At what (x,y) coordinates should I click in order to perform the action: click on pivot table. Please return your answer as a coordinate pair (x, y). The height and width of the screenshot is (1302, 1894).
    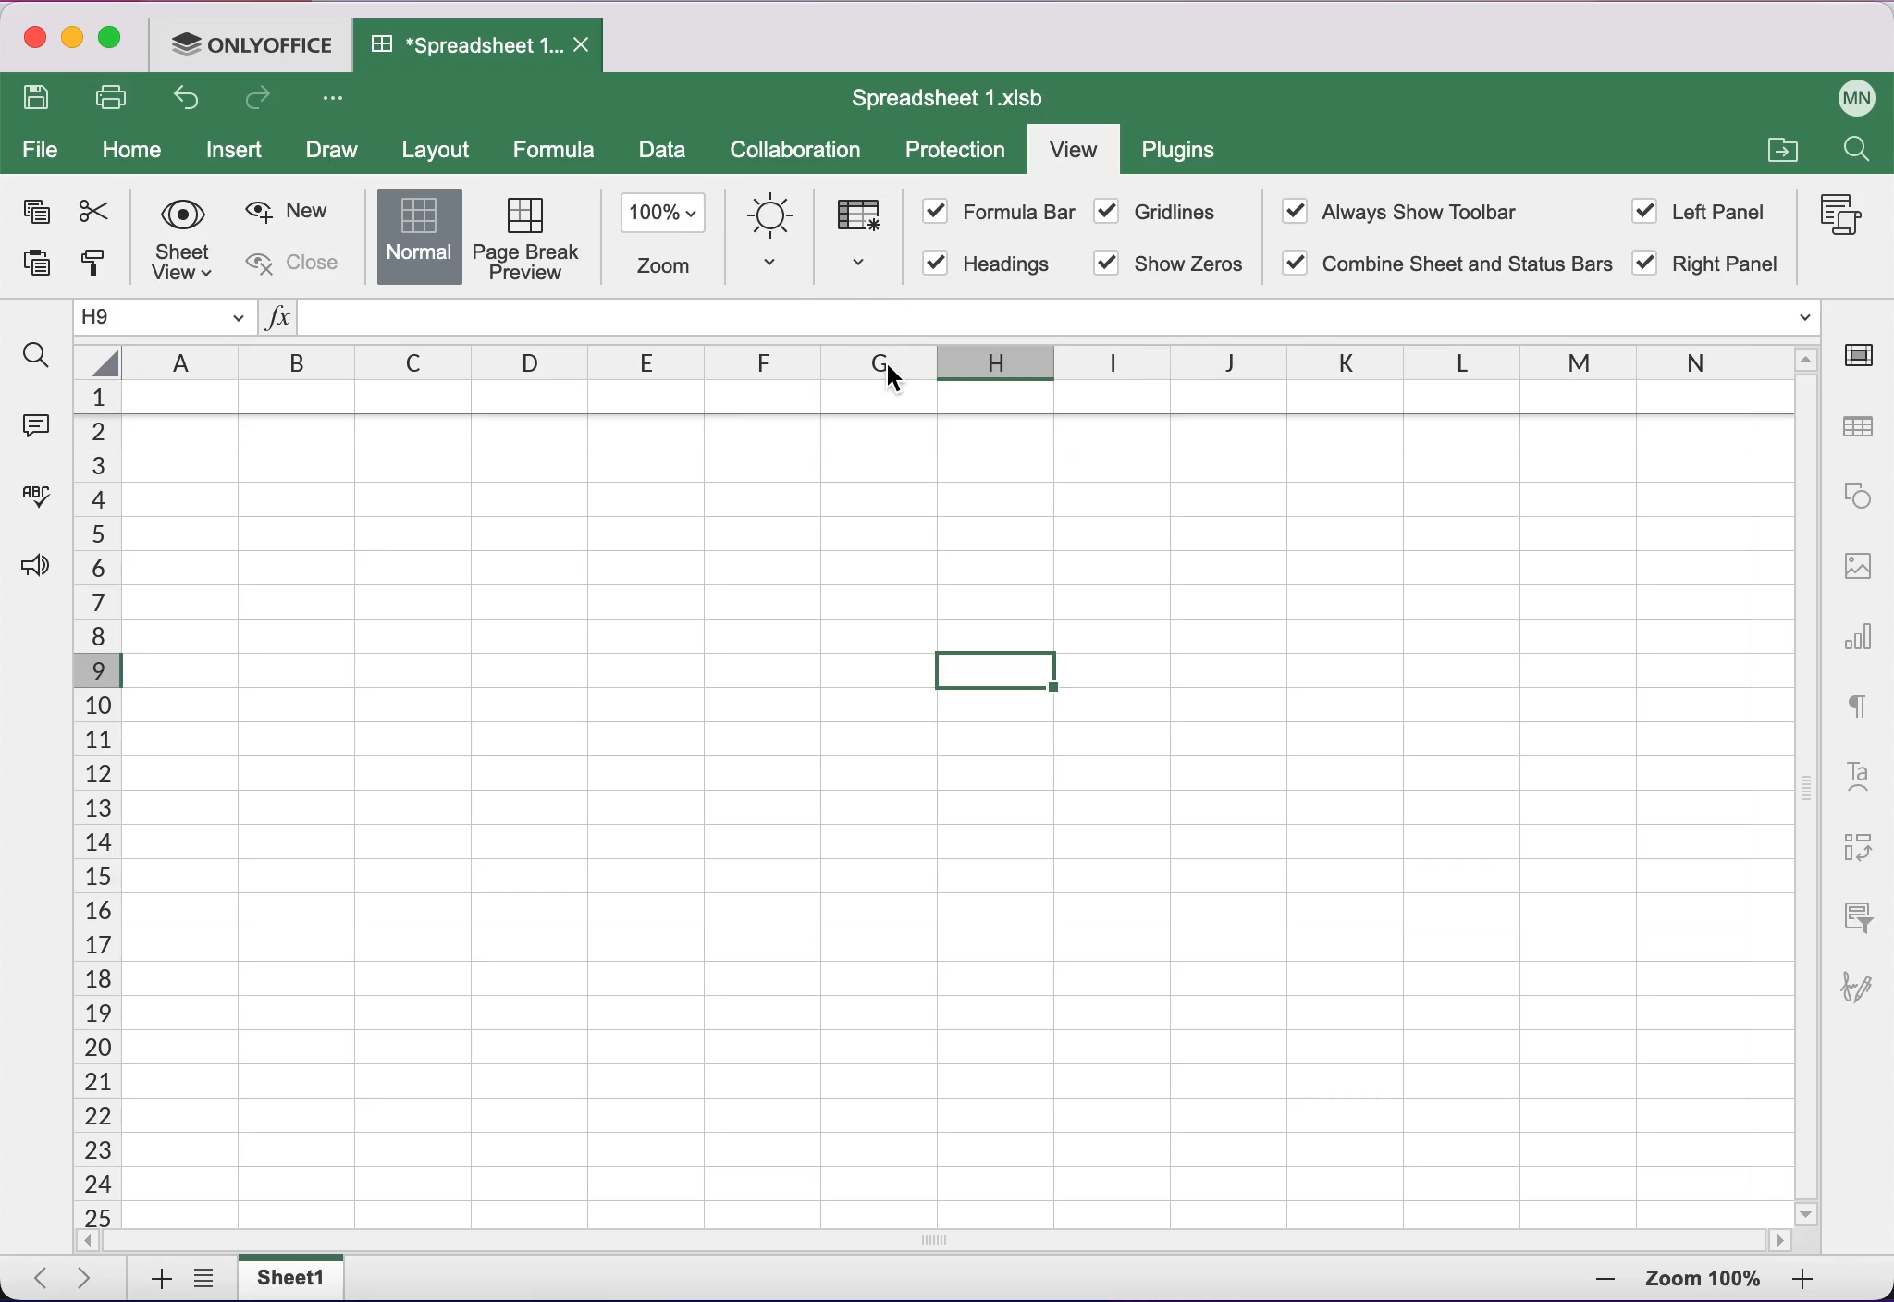
    Looking at the image, I should click on (173, 237).